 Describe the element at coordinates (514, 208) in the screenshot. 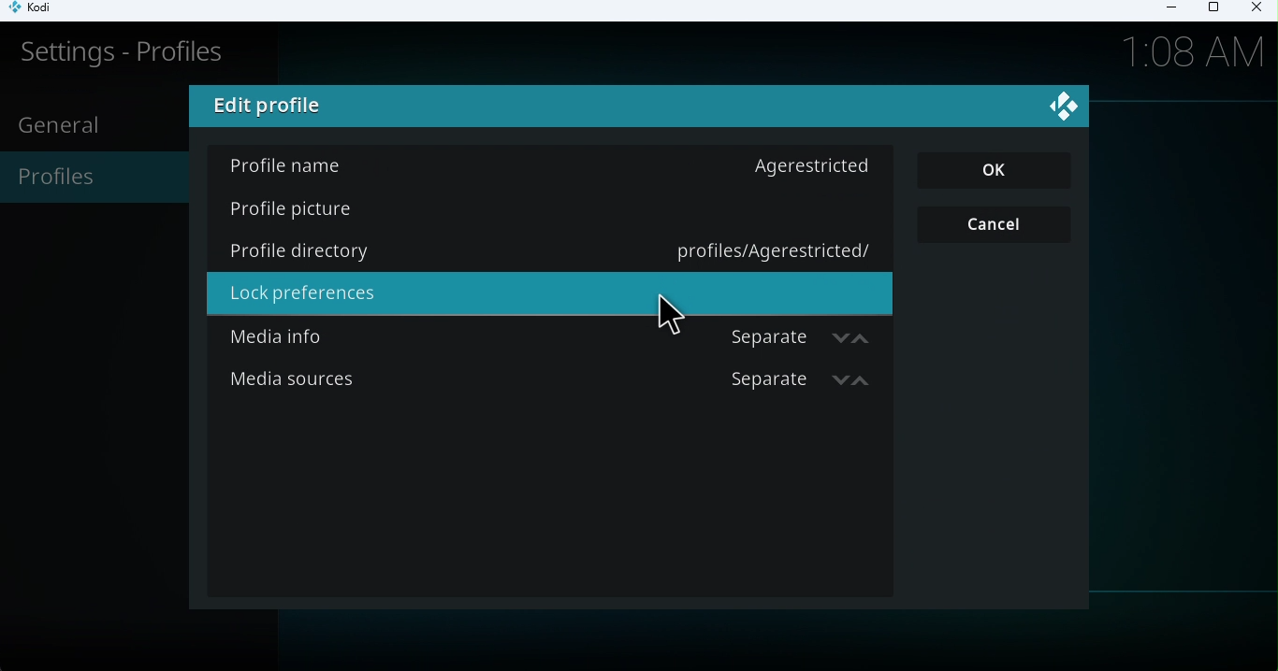

I see `Profile picture` at that location.